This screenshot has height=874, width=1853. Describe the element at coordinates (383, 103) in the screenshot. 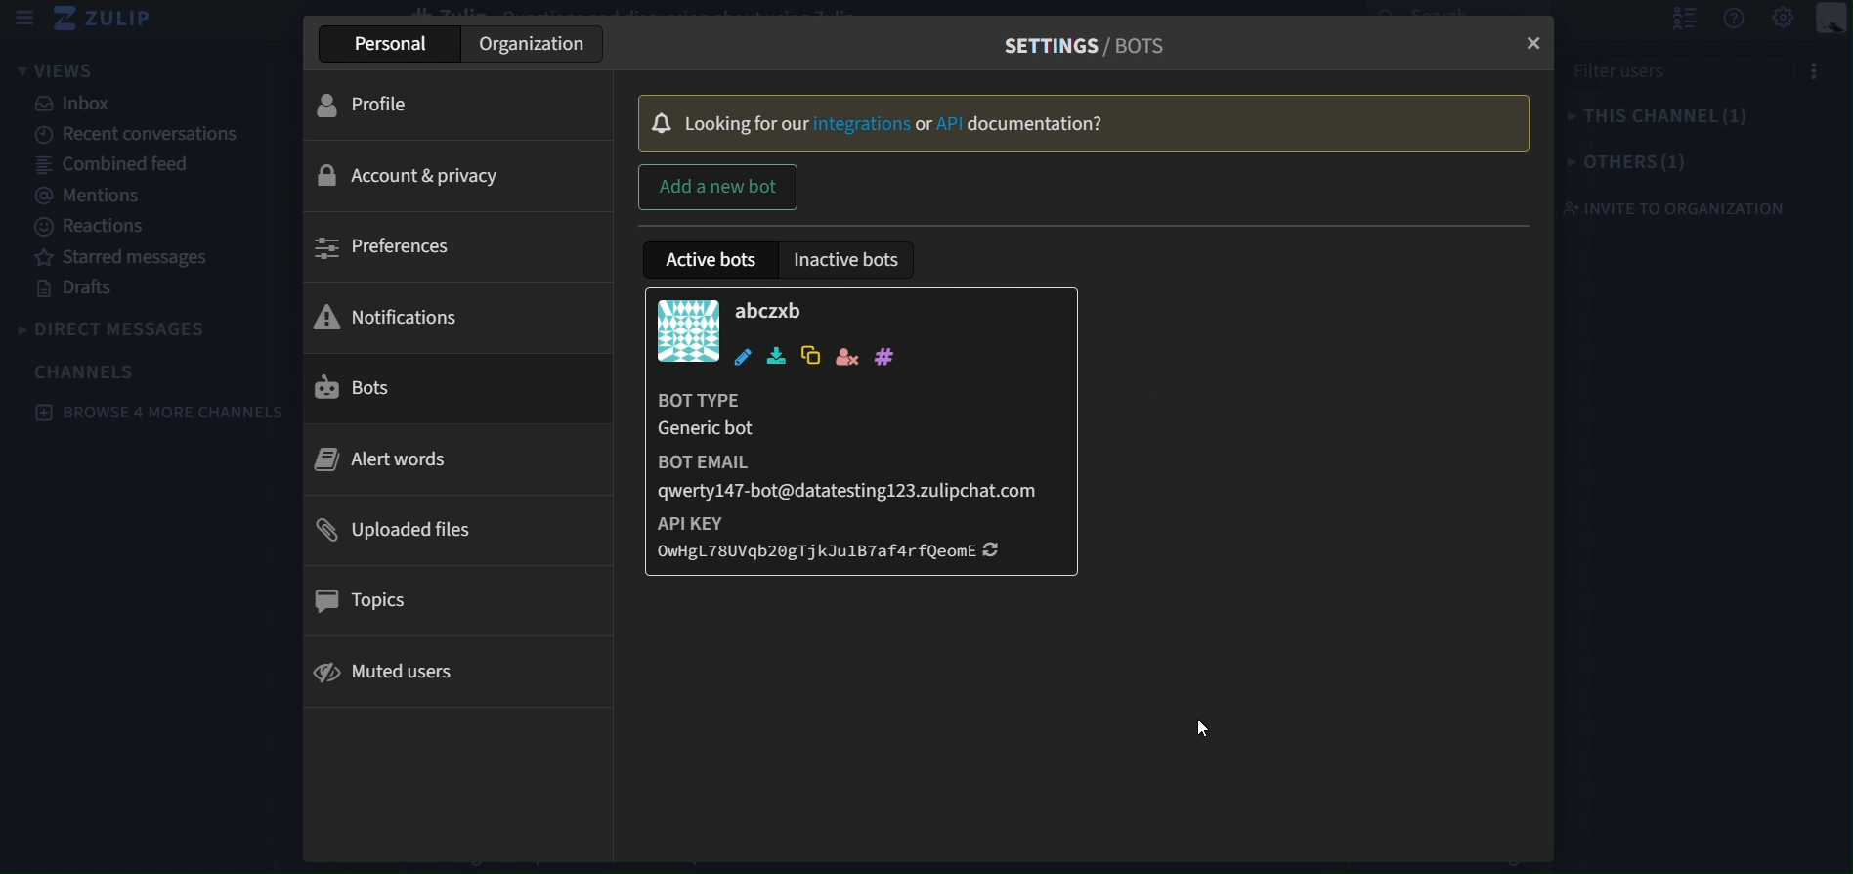

I see `profile` at that location.